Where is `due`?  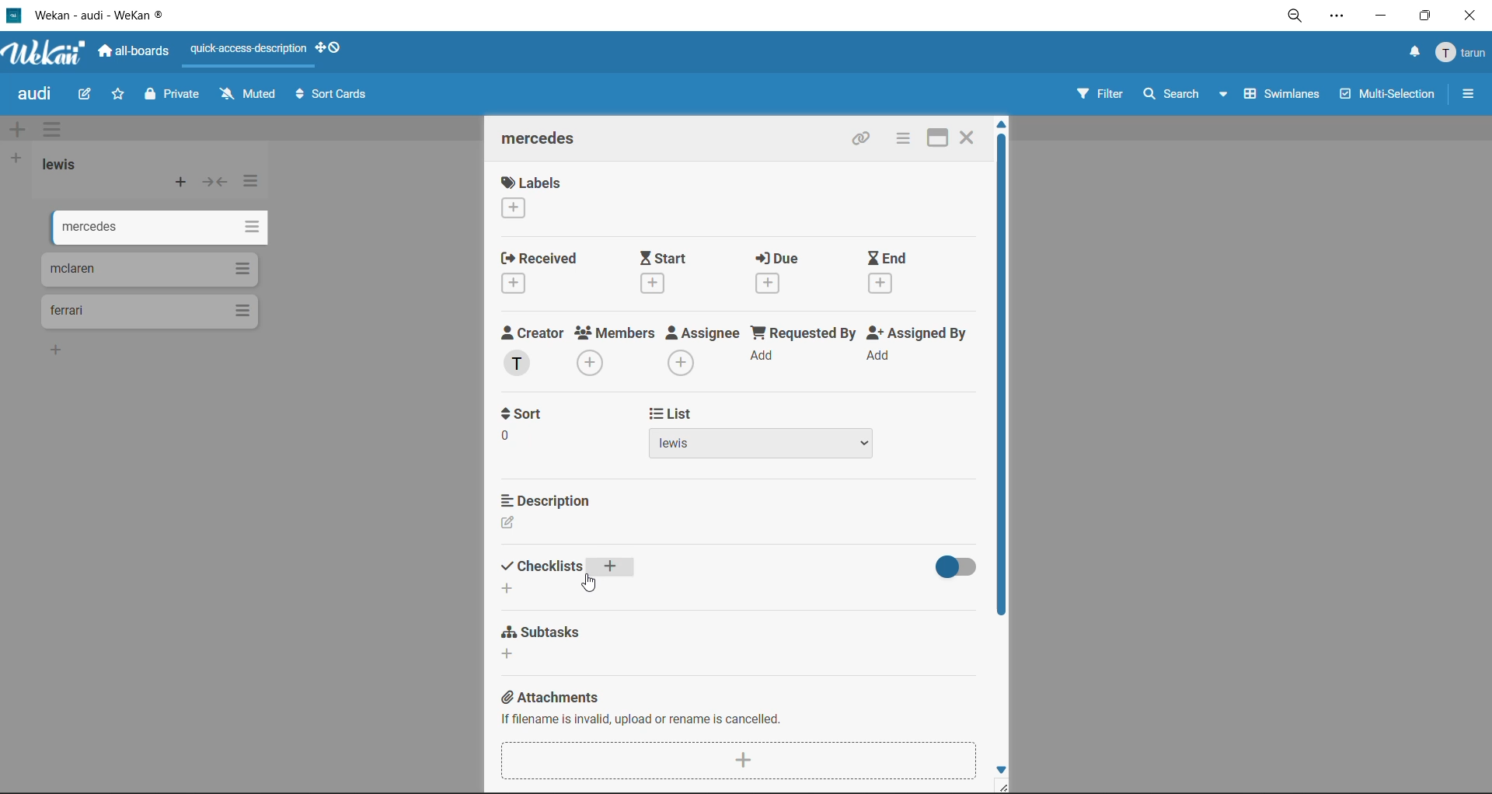 due is located at coordinates (788, 276).